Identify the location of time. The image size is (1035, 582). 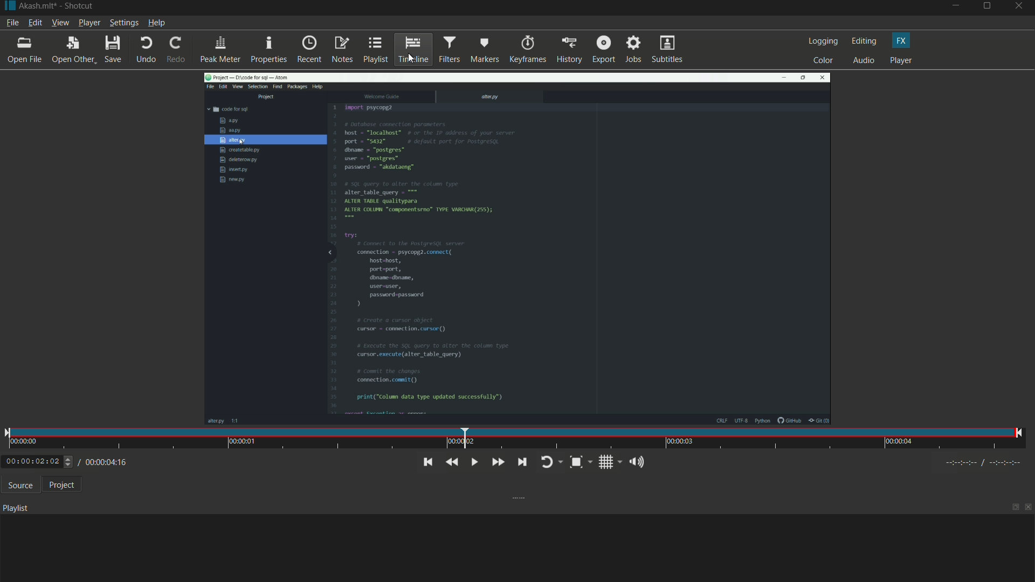
(513, 439).